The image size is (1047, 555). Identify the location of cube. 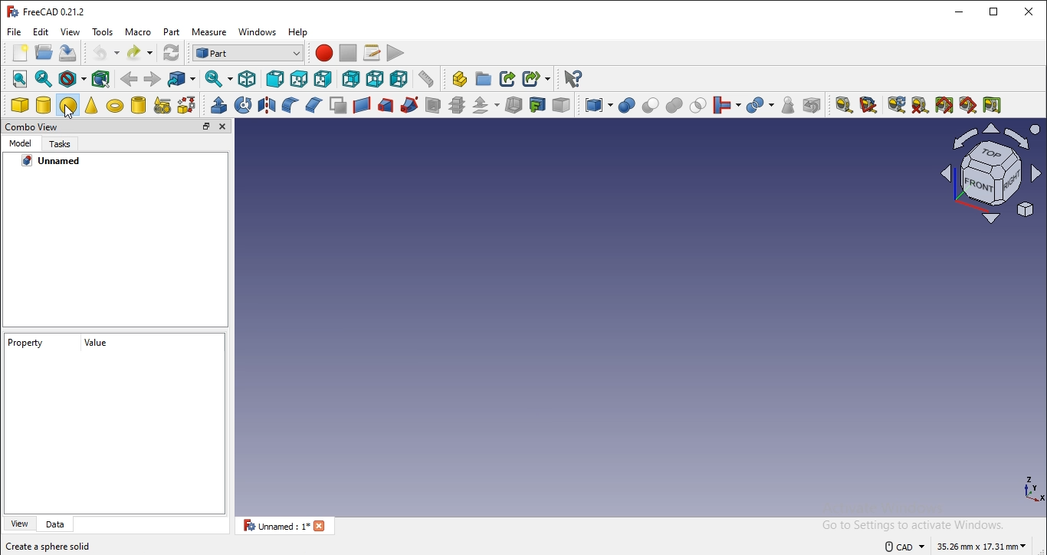
(18, 104).